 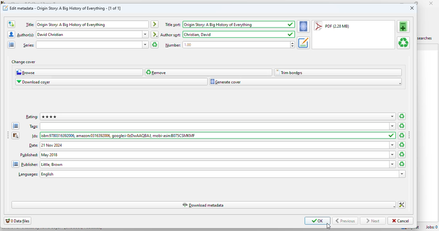 I want to click on OK, so click(x=318, y=220).